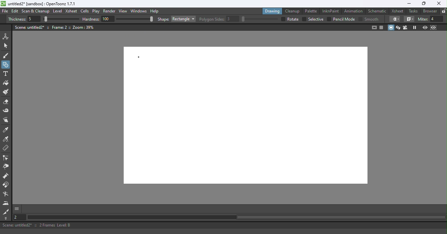 This screenshot has height=234, width=447. I want to click on Magnet tool, so click(6, 176).